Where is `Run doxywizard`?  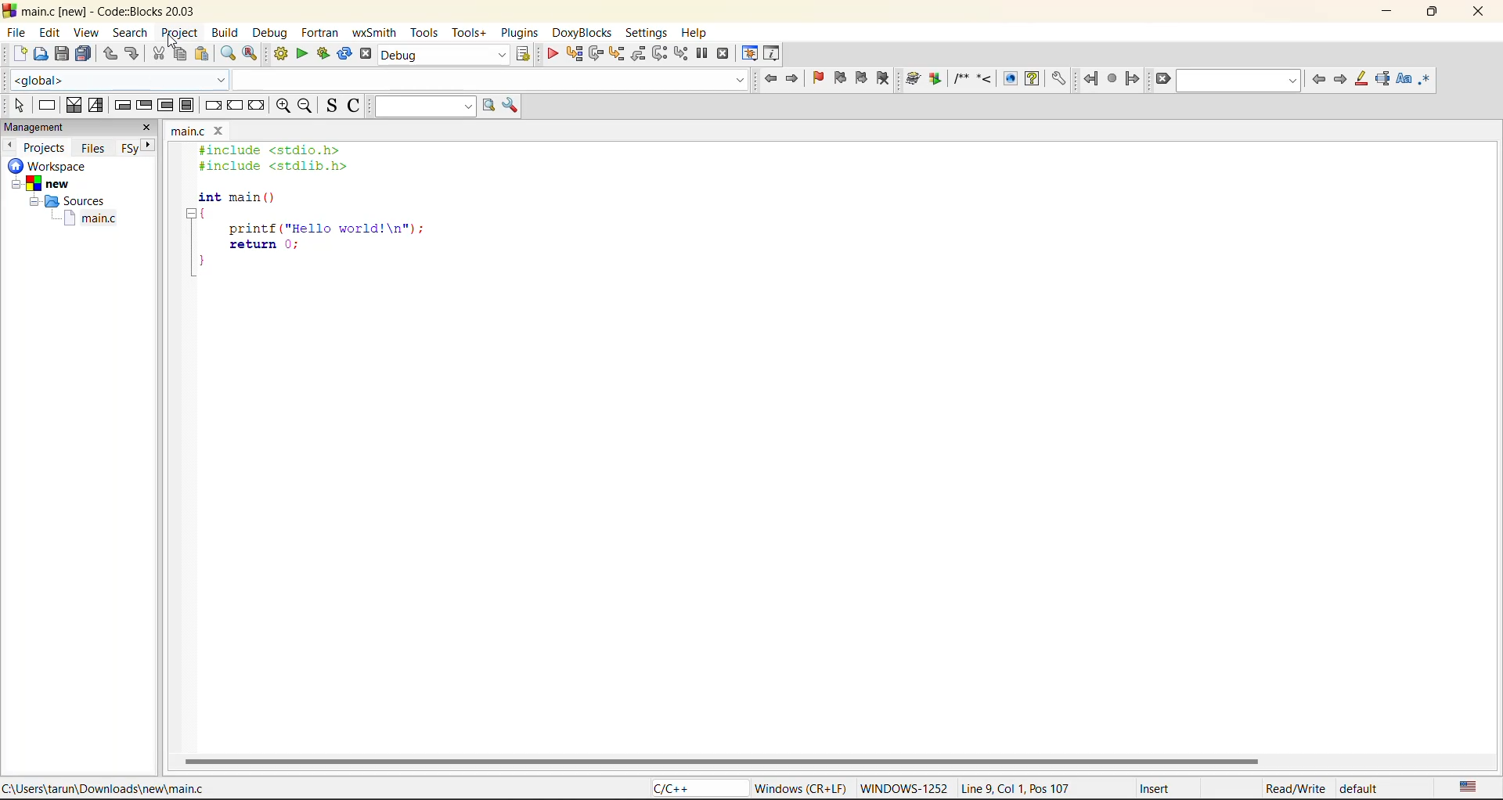 Run doxywizard is located at coordinates (913, 79).